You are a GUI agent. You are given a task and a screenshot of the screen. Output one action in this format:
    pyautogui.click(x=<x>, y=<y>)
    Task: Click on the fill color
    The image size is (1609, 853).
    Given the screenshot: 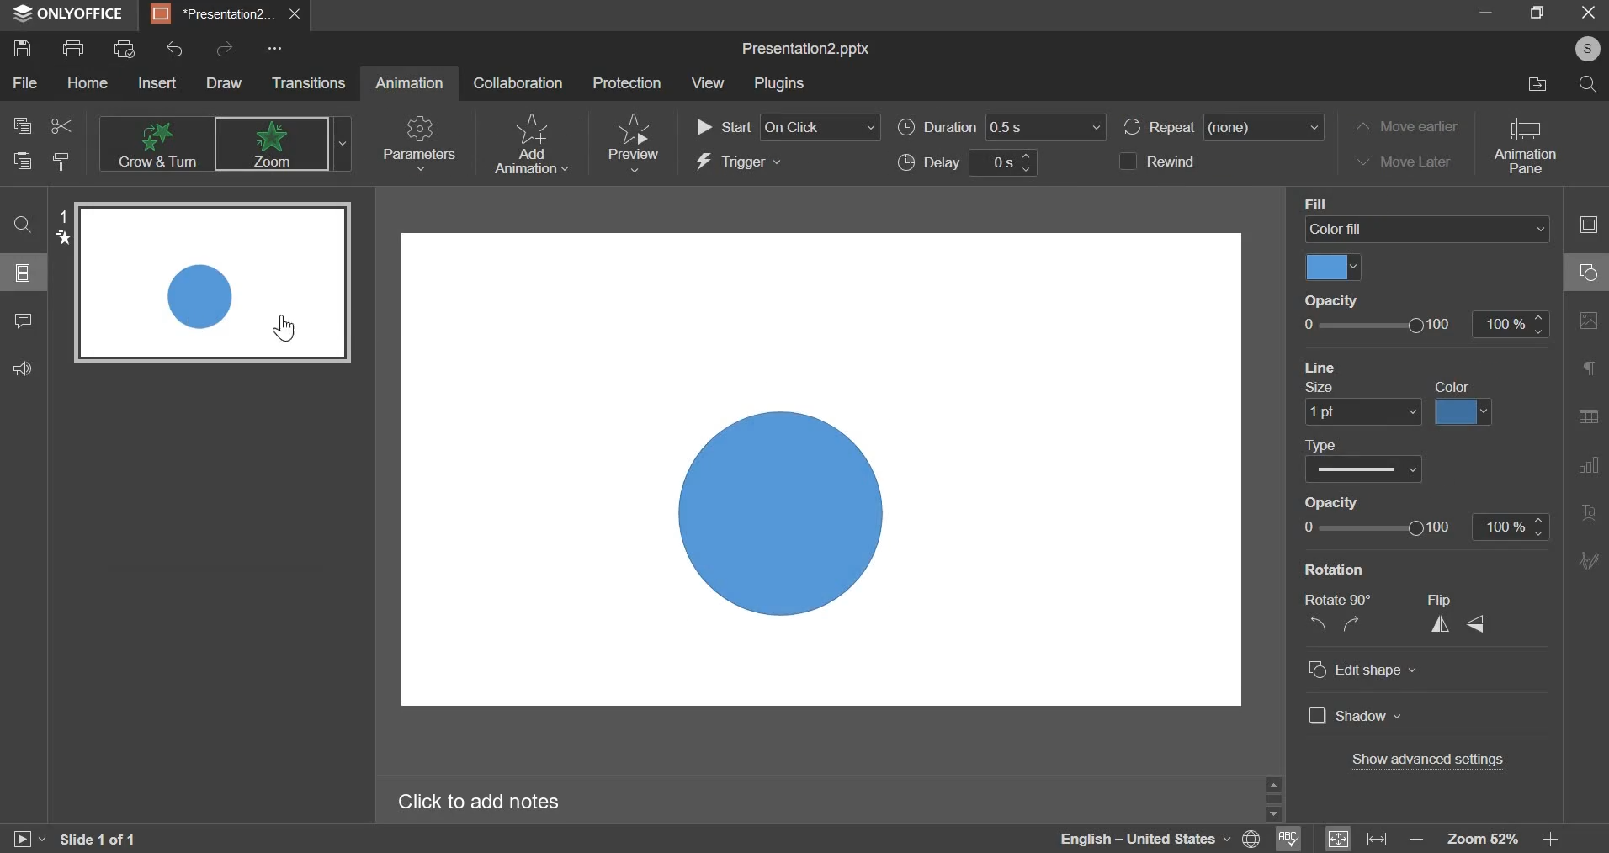 What is the action you would take?
    pyautogui.click(x=1334, y=268)
    